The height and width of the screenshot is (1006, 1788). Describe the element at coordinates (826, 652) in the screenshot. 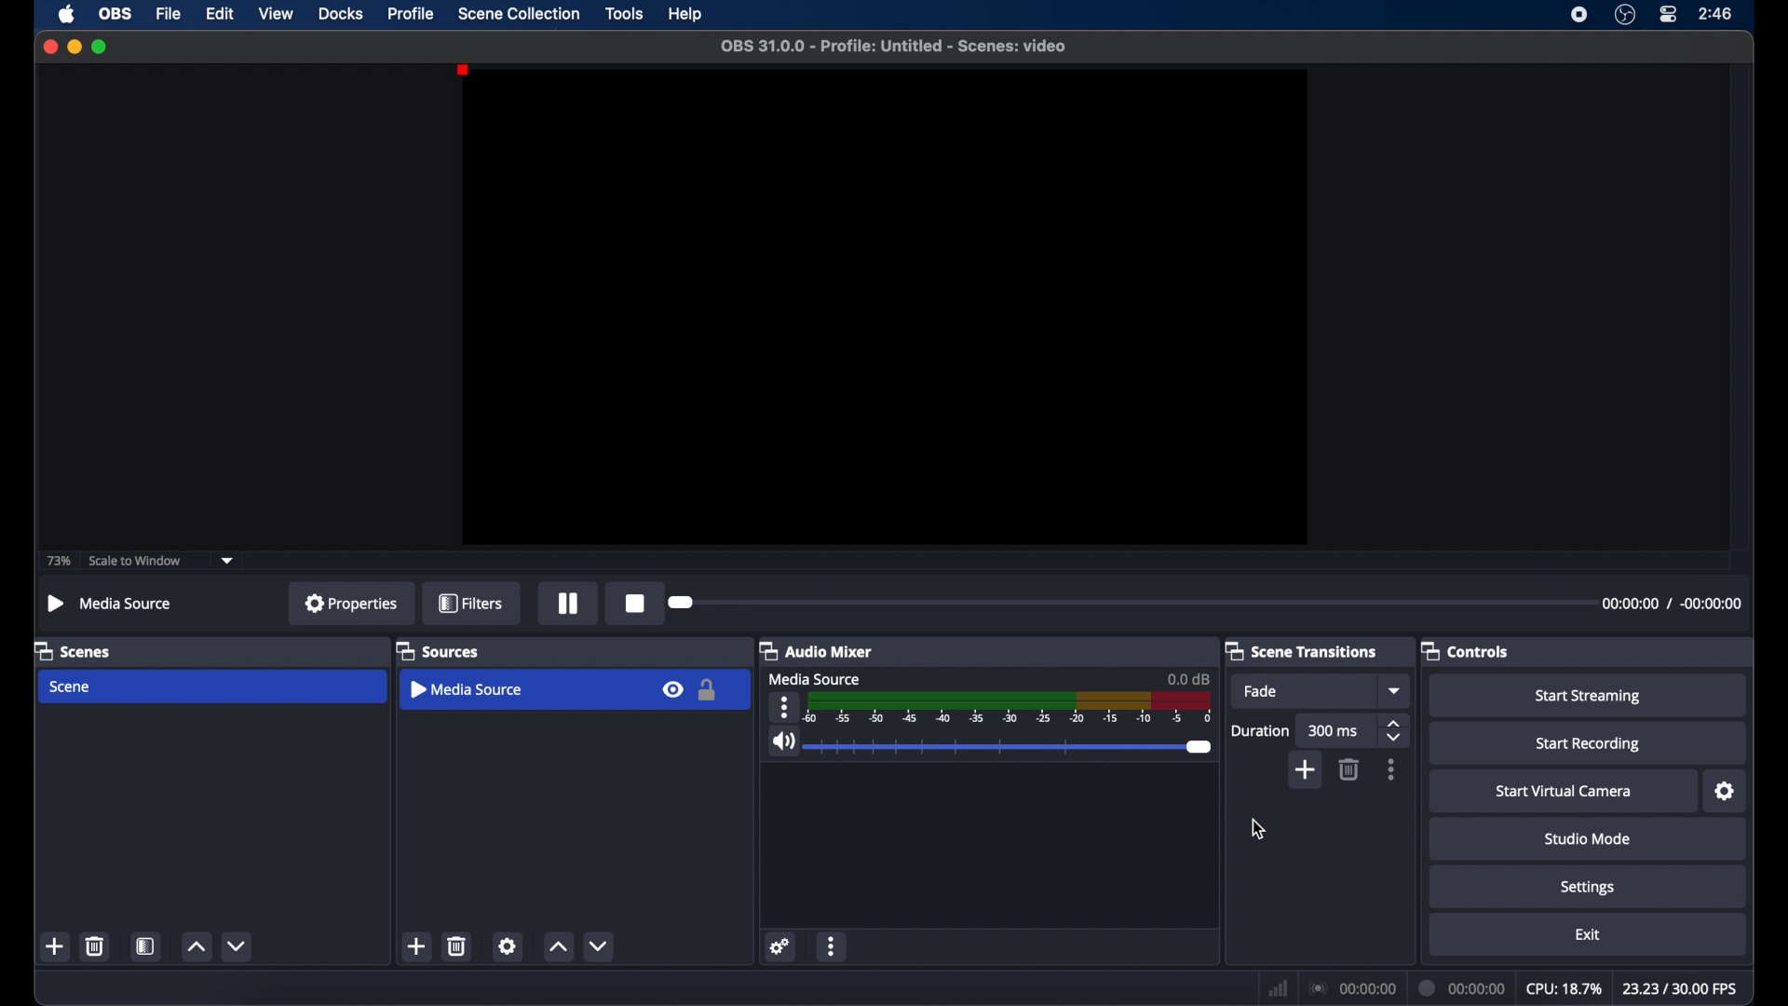

I see `Audio Mixer` at that location.